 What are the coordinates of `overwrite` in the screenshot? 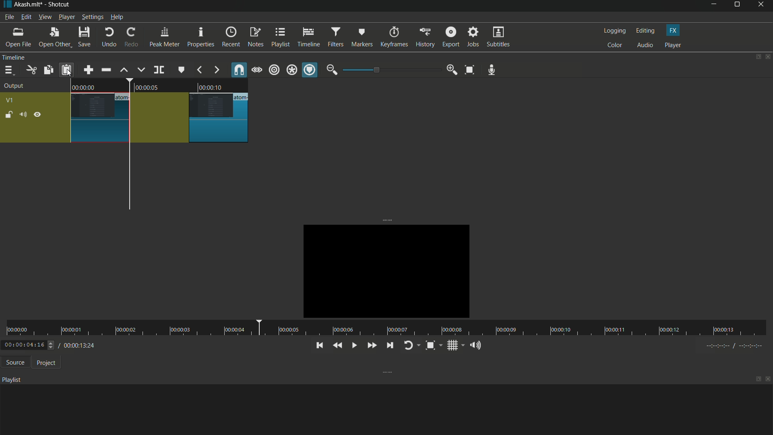 It's located at (141, 69).